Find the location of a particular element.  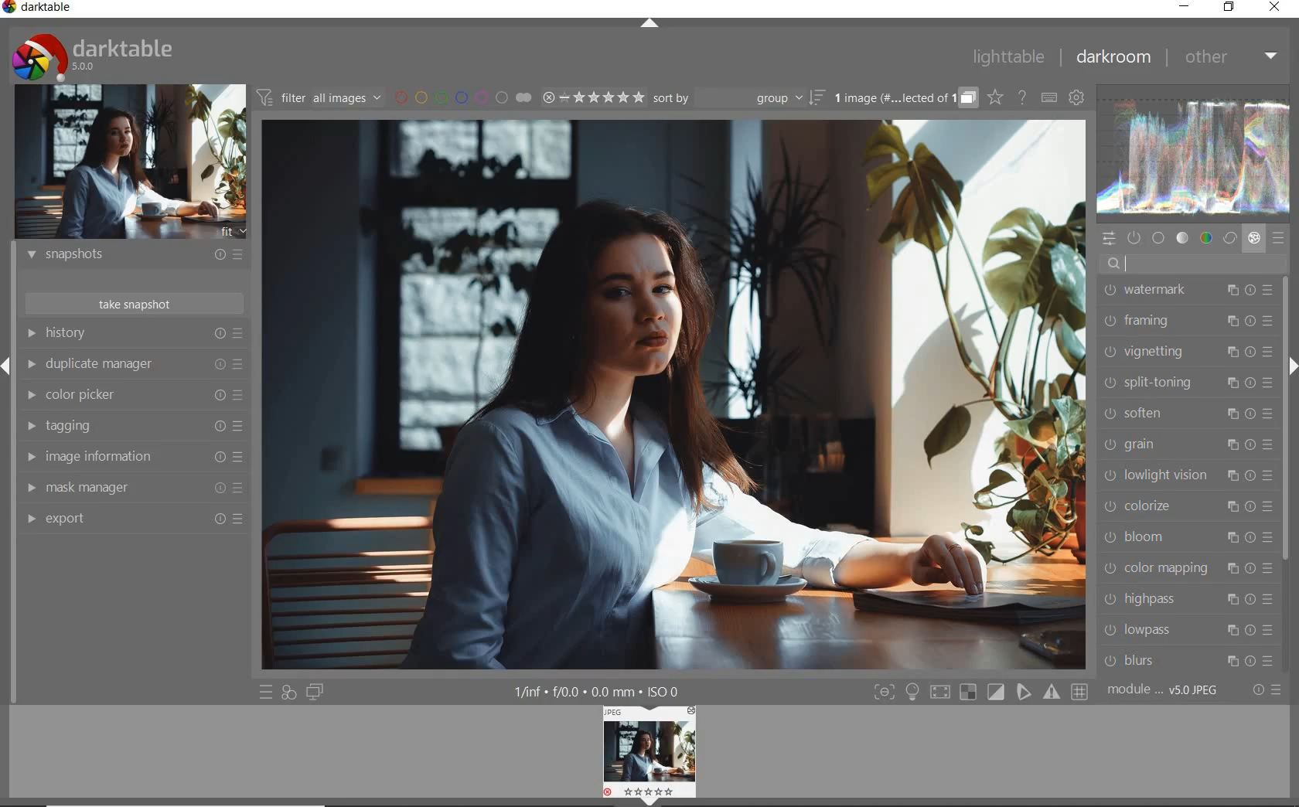

Image preview is located at coordinates (652, 755).